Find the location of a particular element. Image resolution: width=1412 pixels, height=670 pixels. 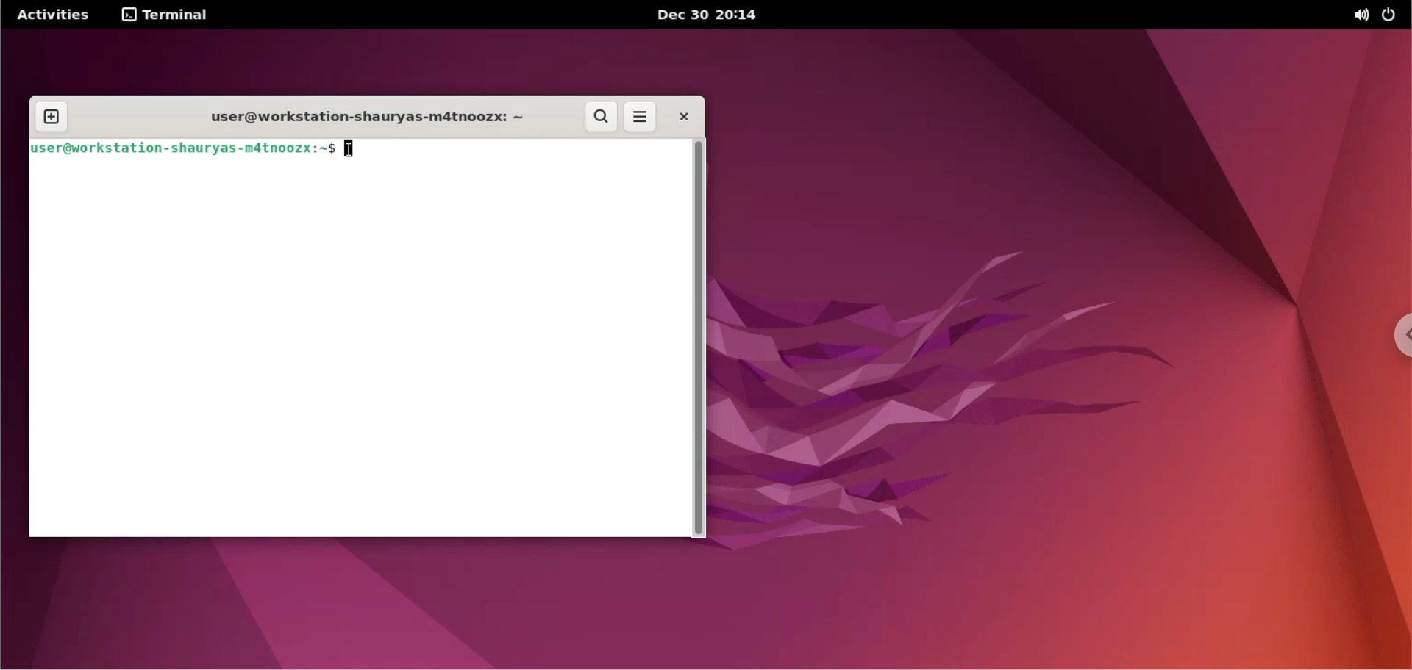

cursor is located at coordinates (356, 151).